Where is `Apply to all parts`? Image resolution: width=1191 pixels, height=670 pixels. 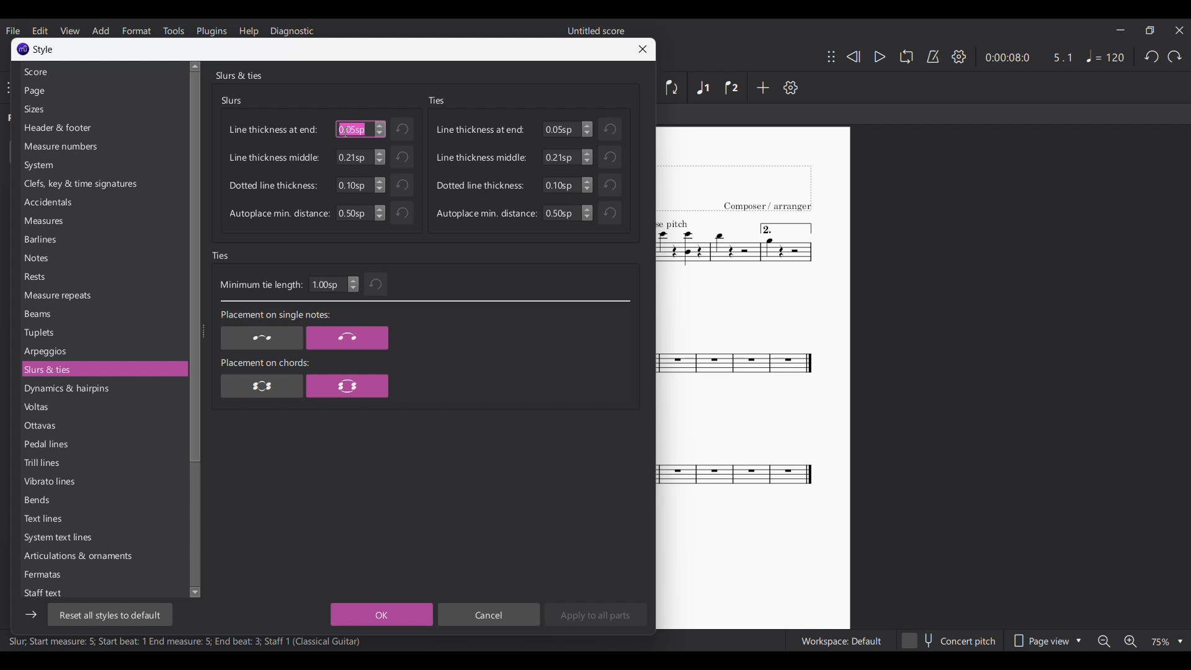 Apply to all parts is located at coordinates (595, 614).